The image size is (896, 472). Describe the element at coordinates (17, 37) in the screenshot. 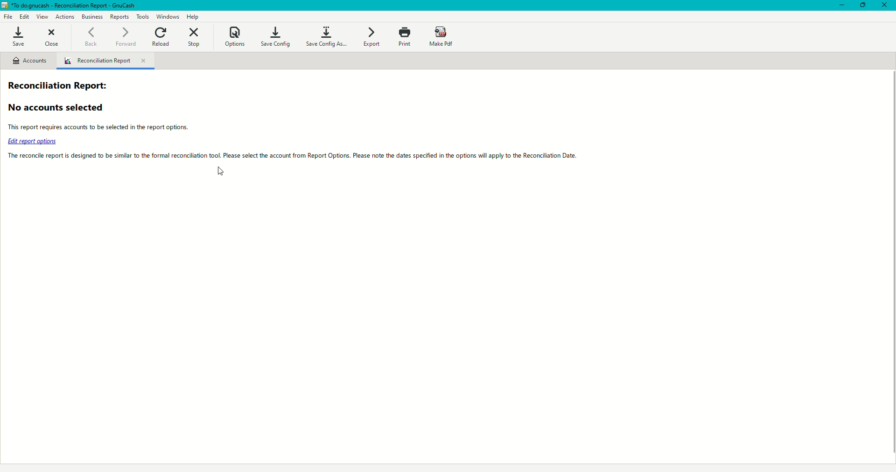

I see `Save` at that location.